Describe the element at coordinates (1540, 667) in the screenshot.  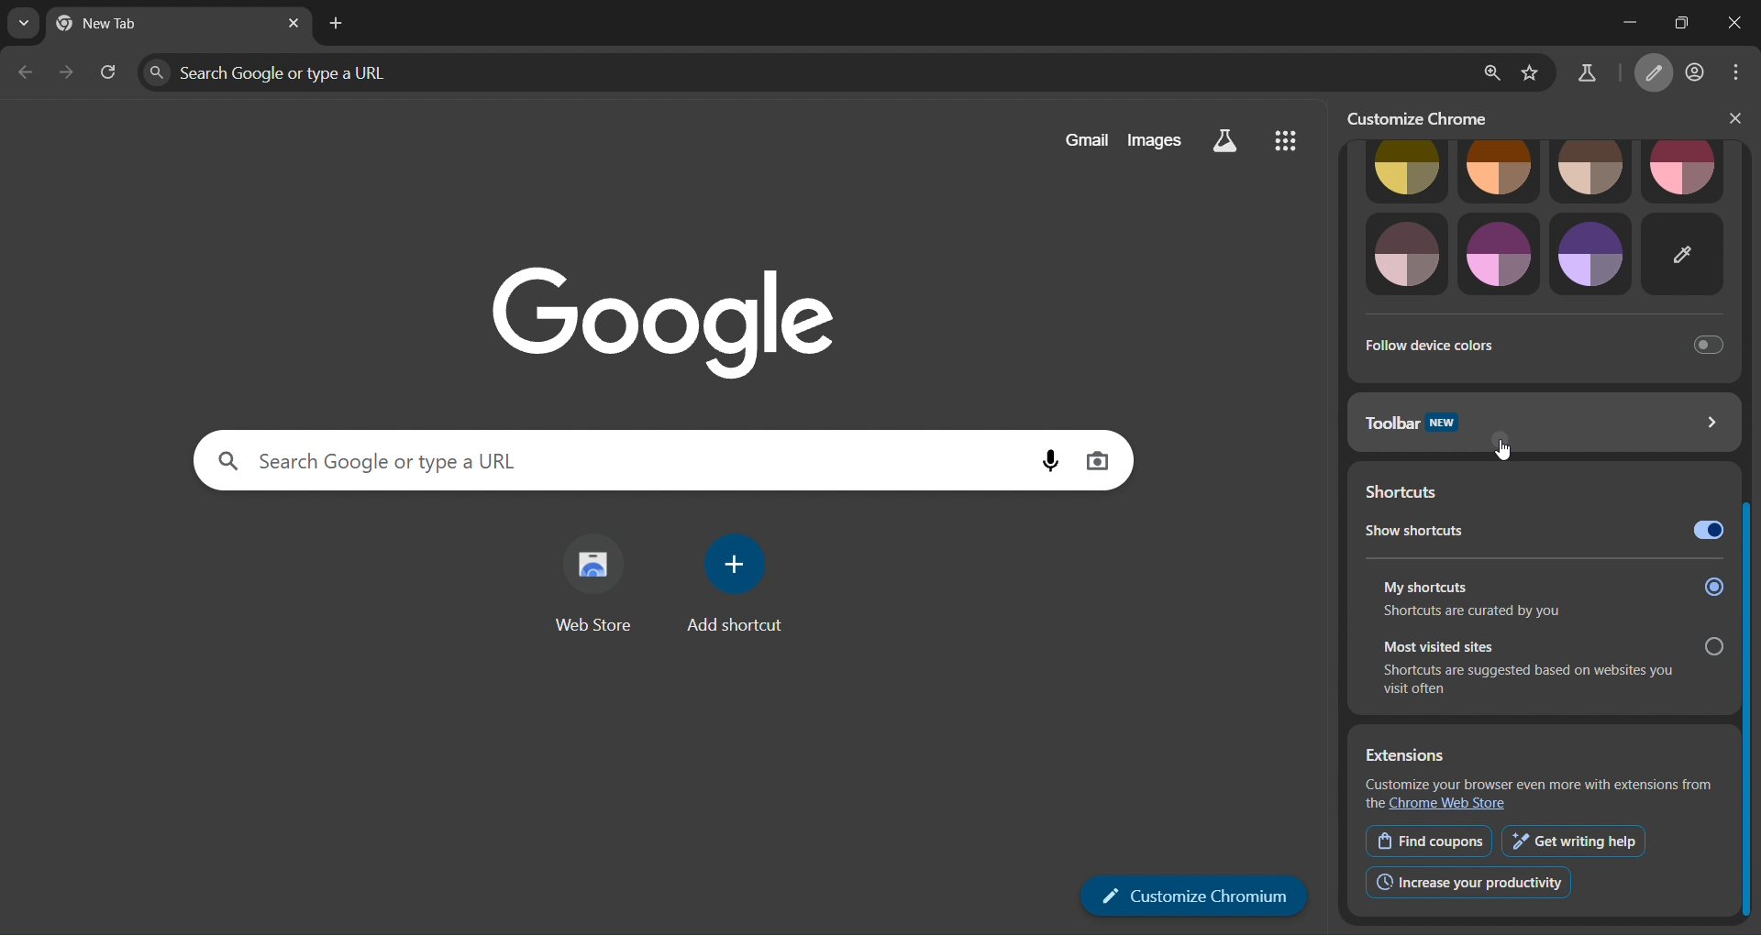
I see `Most visited sites.
Shortcuts are suggested based on websites you
visit often` at that location.